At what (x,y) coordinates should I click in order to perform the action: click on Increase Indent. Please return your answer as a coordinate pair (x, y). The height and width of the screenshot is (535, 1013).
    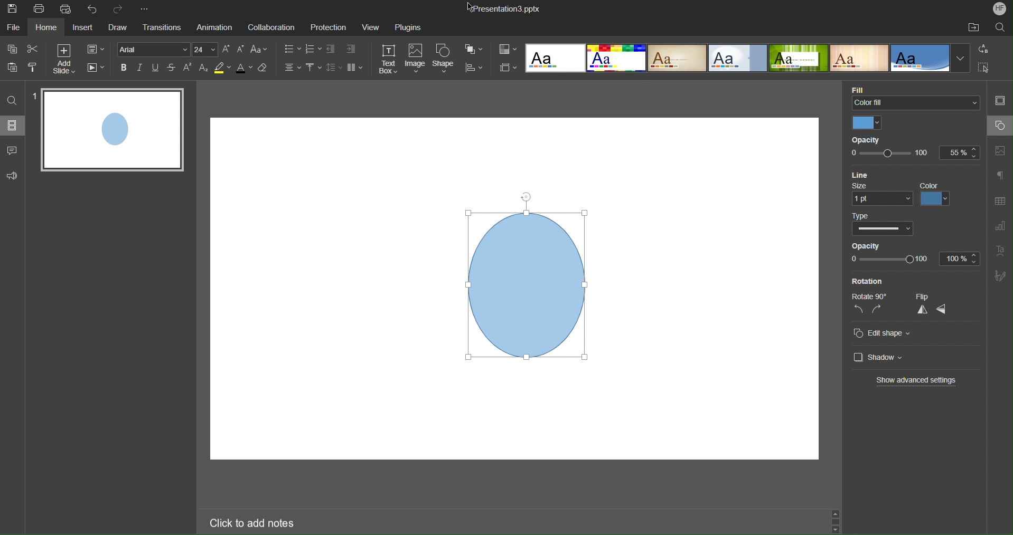
    Looking at the image, I should click on (351, 49).